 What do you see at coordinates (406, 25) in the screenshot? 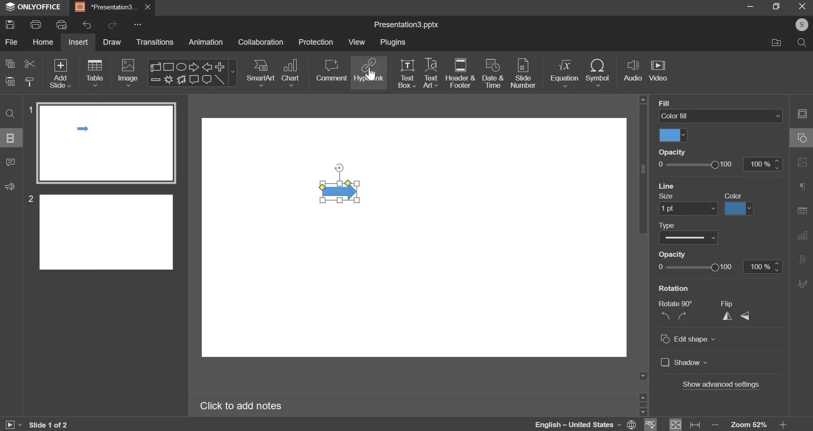
I see `presentation name` at bounding box center [406, 25].